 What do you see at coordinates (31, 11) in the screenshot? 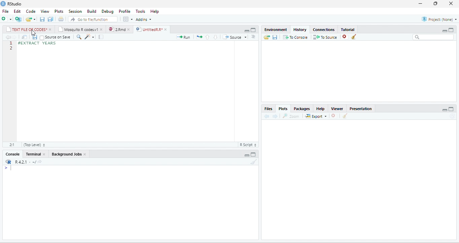
I see `Code` at bounding box center [31, 11].